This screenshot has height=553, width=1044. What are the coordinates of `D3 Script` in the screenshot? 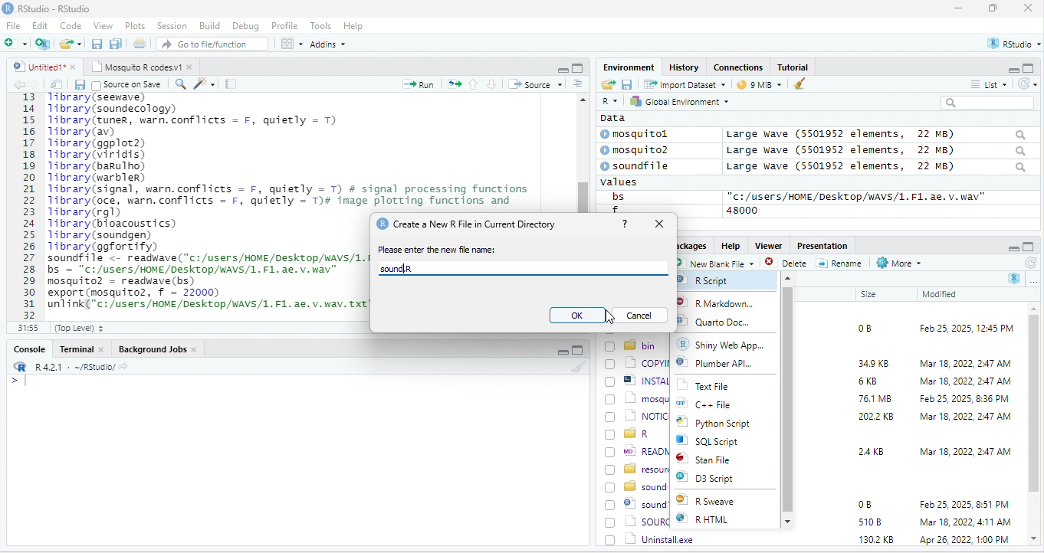 It's located at (719, 480).